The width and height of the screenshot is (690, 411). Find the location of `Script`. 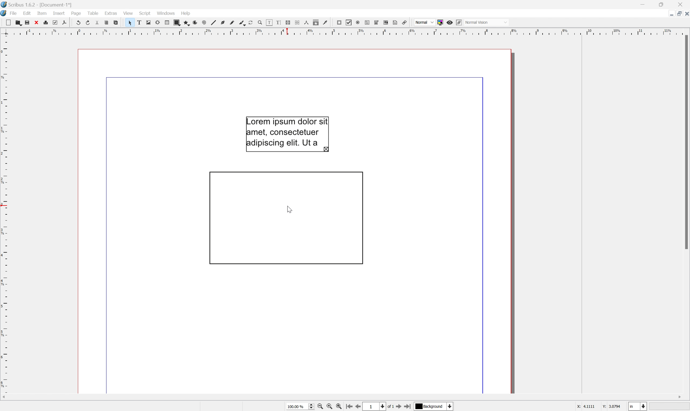

Script is located at coordinates (145, 12).